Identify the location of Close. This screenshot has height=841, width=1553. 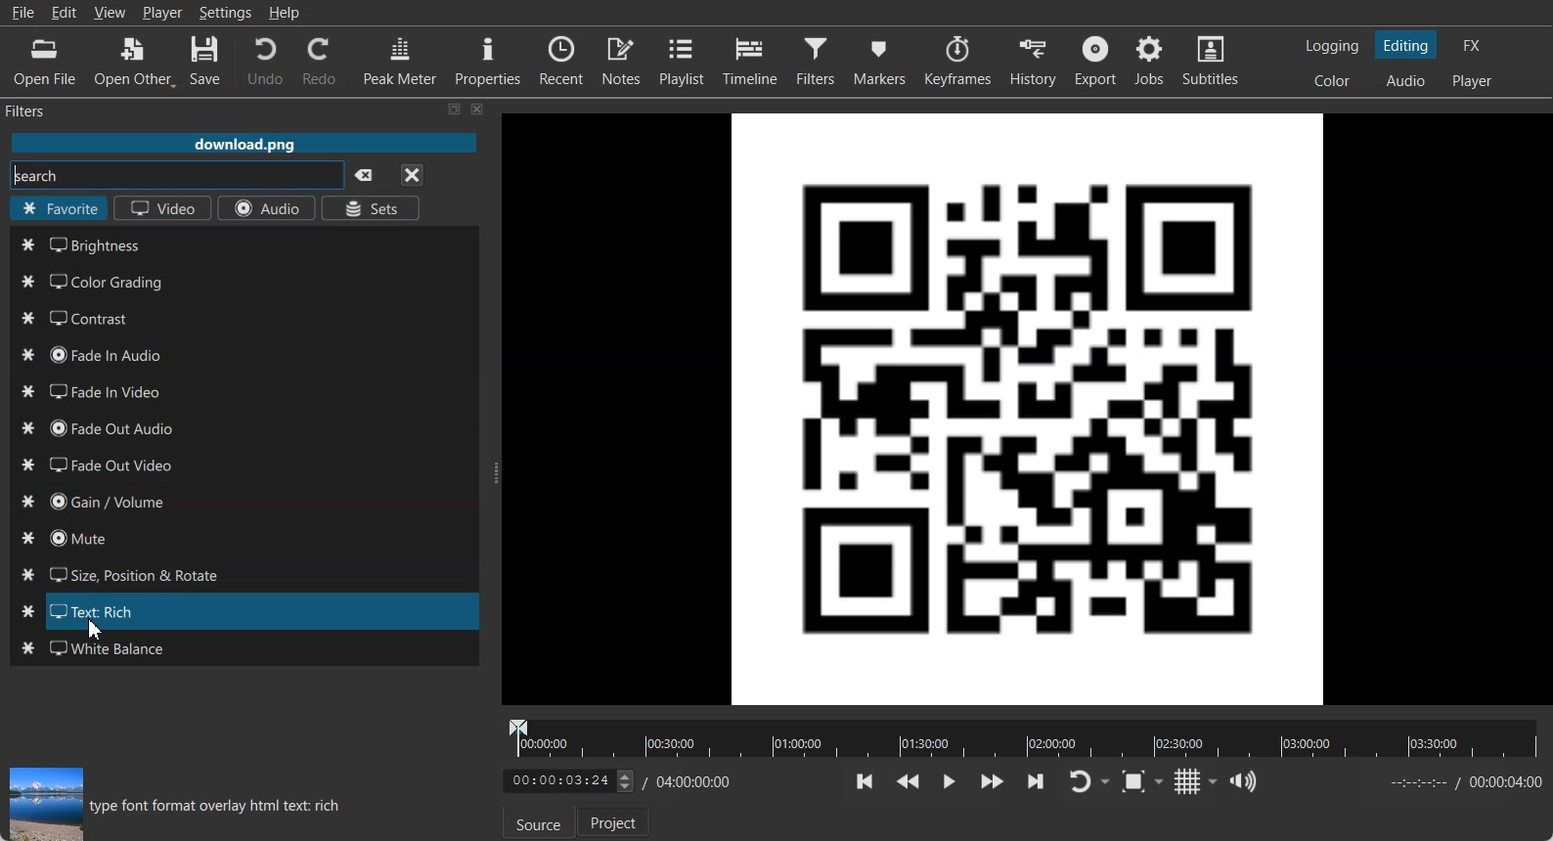
(478, 109).